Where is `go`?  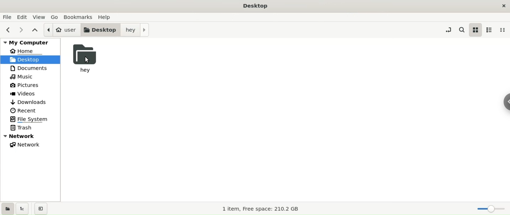
go is located at coordinates (54, 17).